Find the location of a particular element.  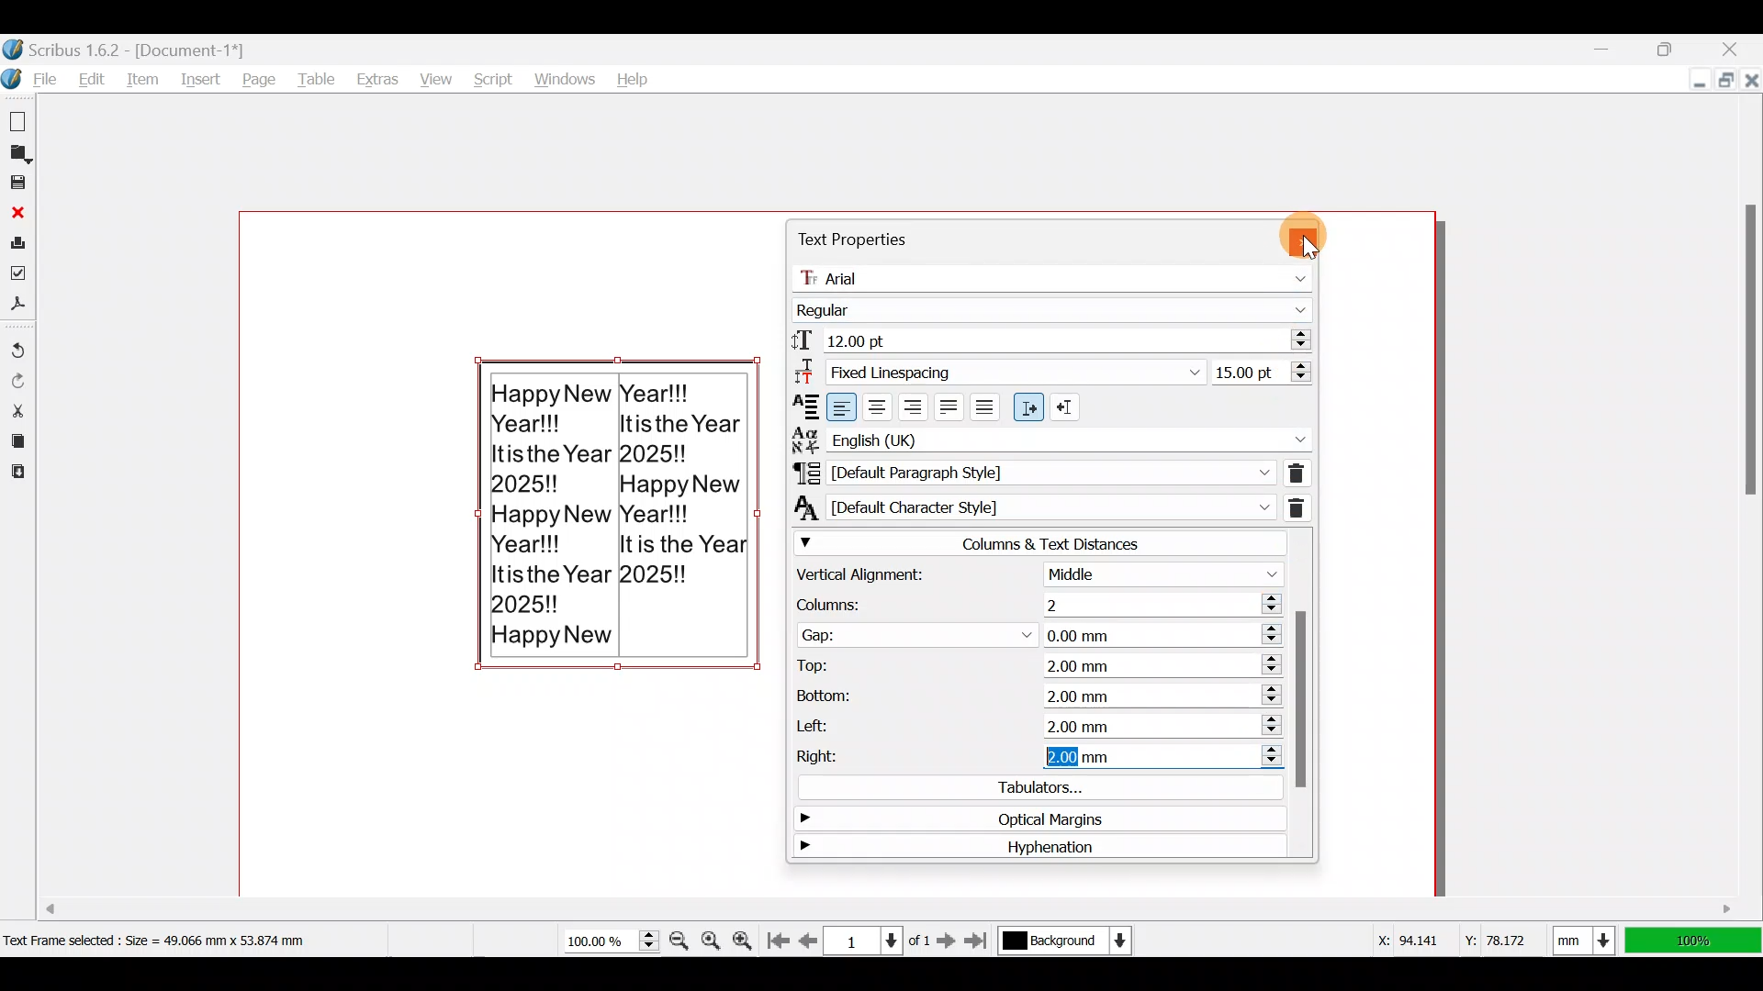

Maximize is located at coordinates (1679, 47).